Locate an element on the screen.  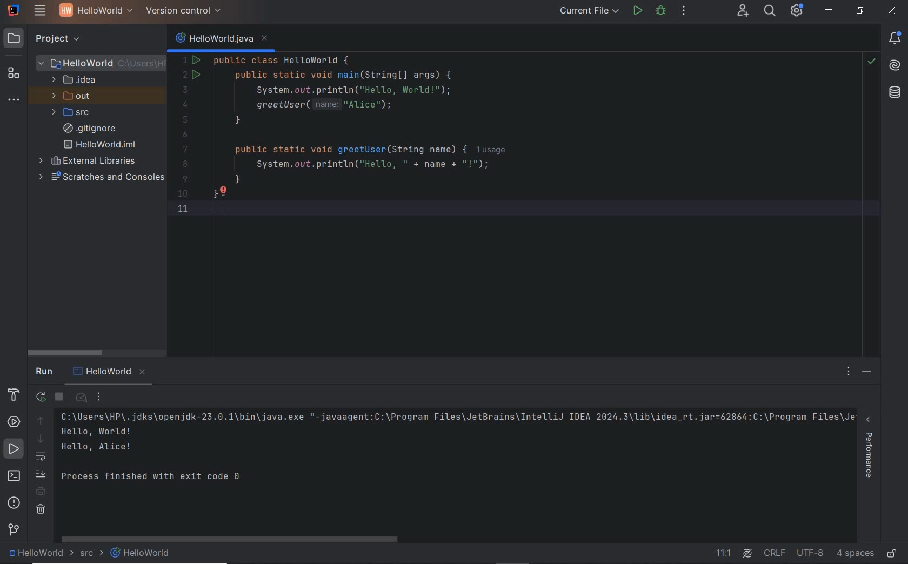
version control is located at coordinates (14, 531).